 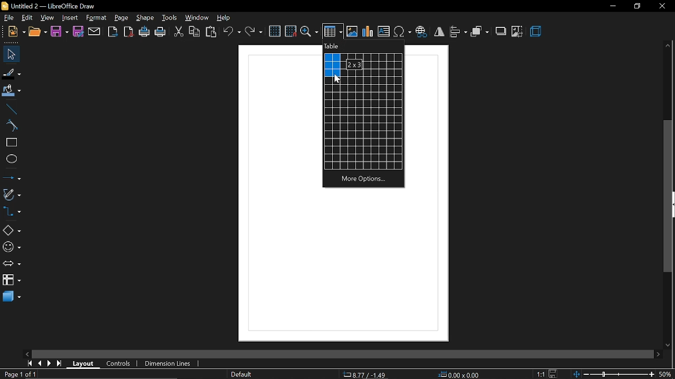 What do you see at coordinates (96, 18) in the screenshot?
I see `format` at bounding box center [96, 18].